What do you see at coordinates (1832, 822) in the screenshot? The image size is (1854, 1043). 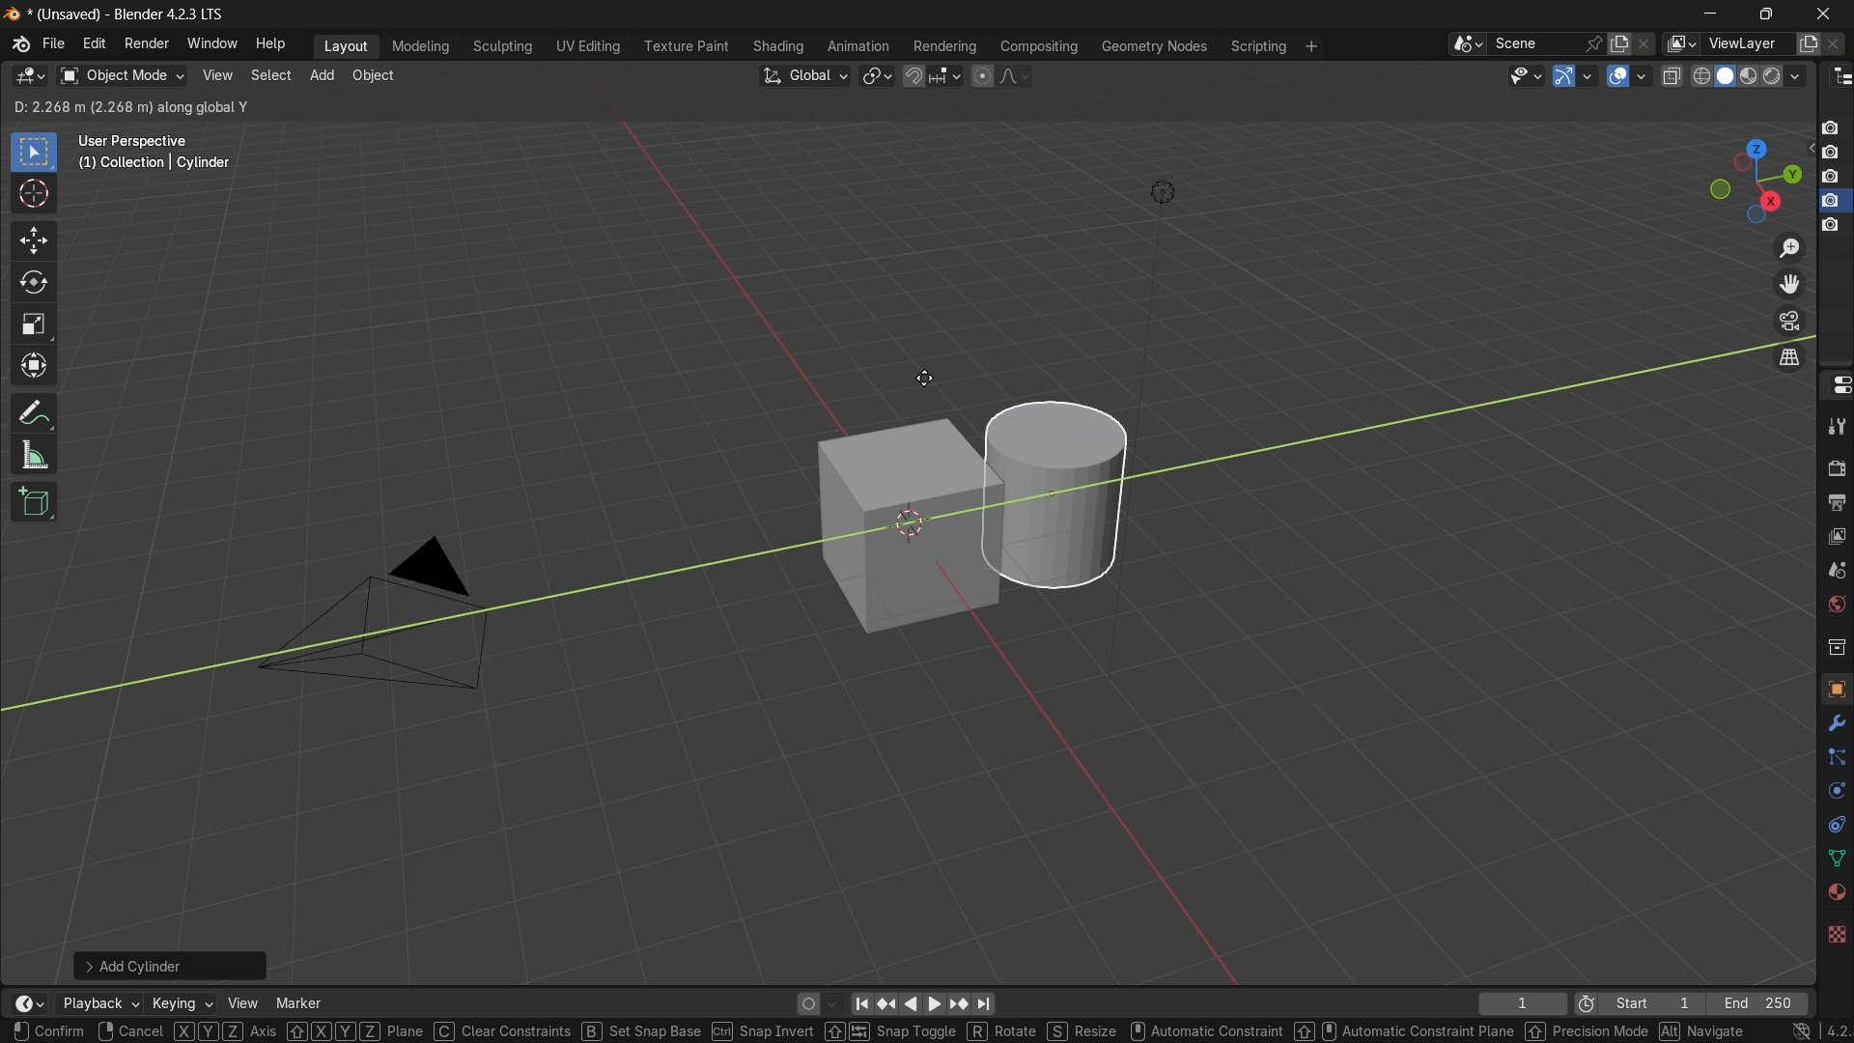 I see `free tool` at bounding box center [1832, 822].